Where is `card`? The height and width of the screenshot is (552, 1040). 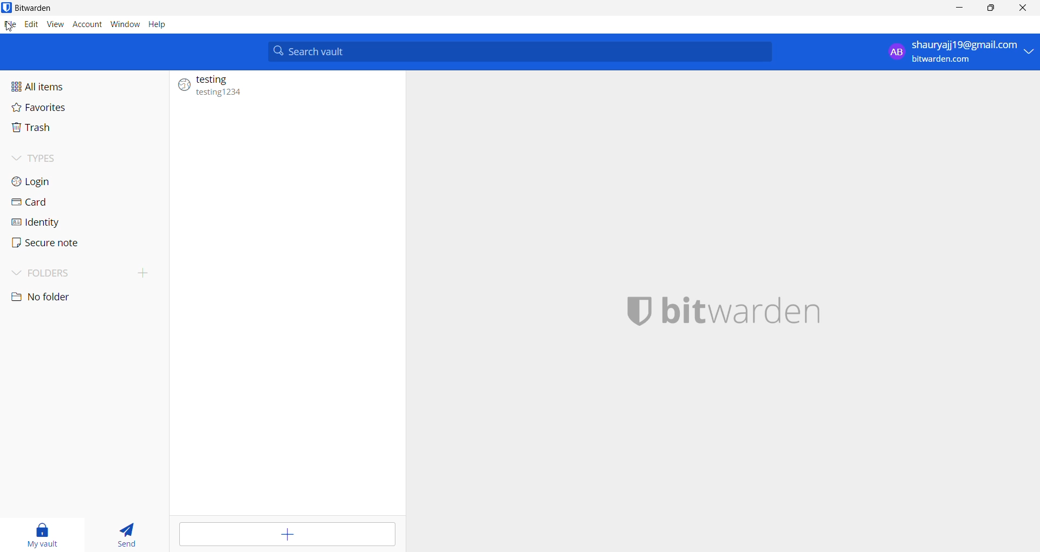
card is located at coordinates (53, 202).